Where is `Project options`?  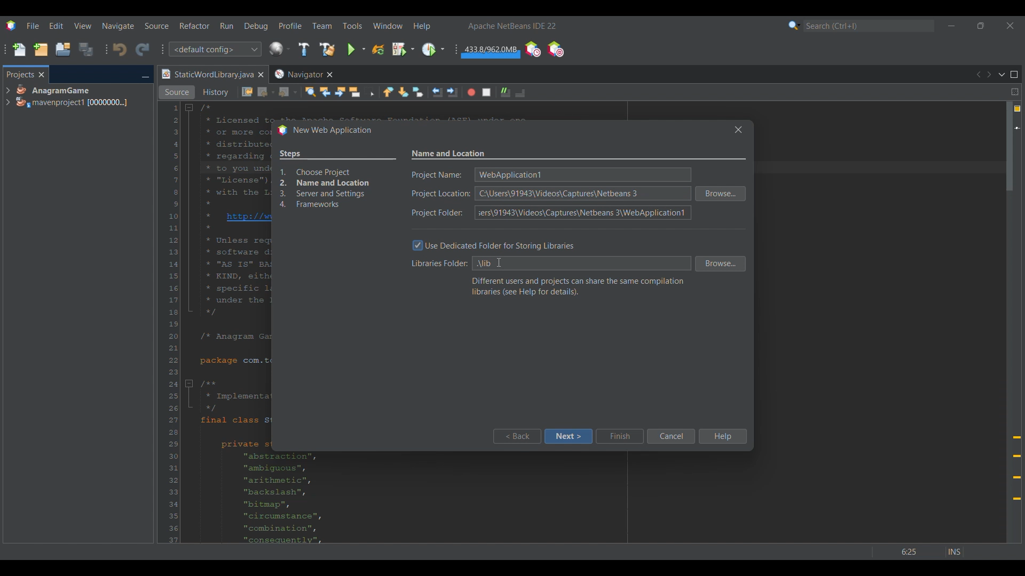
Project options is located at coordinates (73, 96).